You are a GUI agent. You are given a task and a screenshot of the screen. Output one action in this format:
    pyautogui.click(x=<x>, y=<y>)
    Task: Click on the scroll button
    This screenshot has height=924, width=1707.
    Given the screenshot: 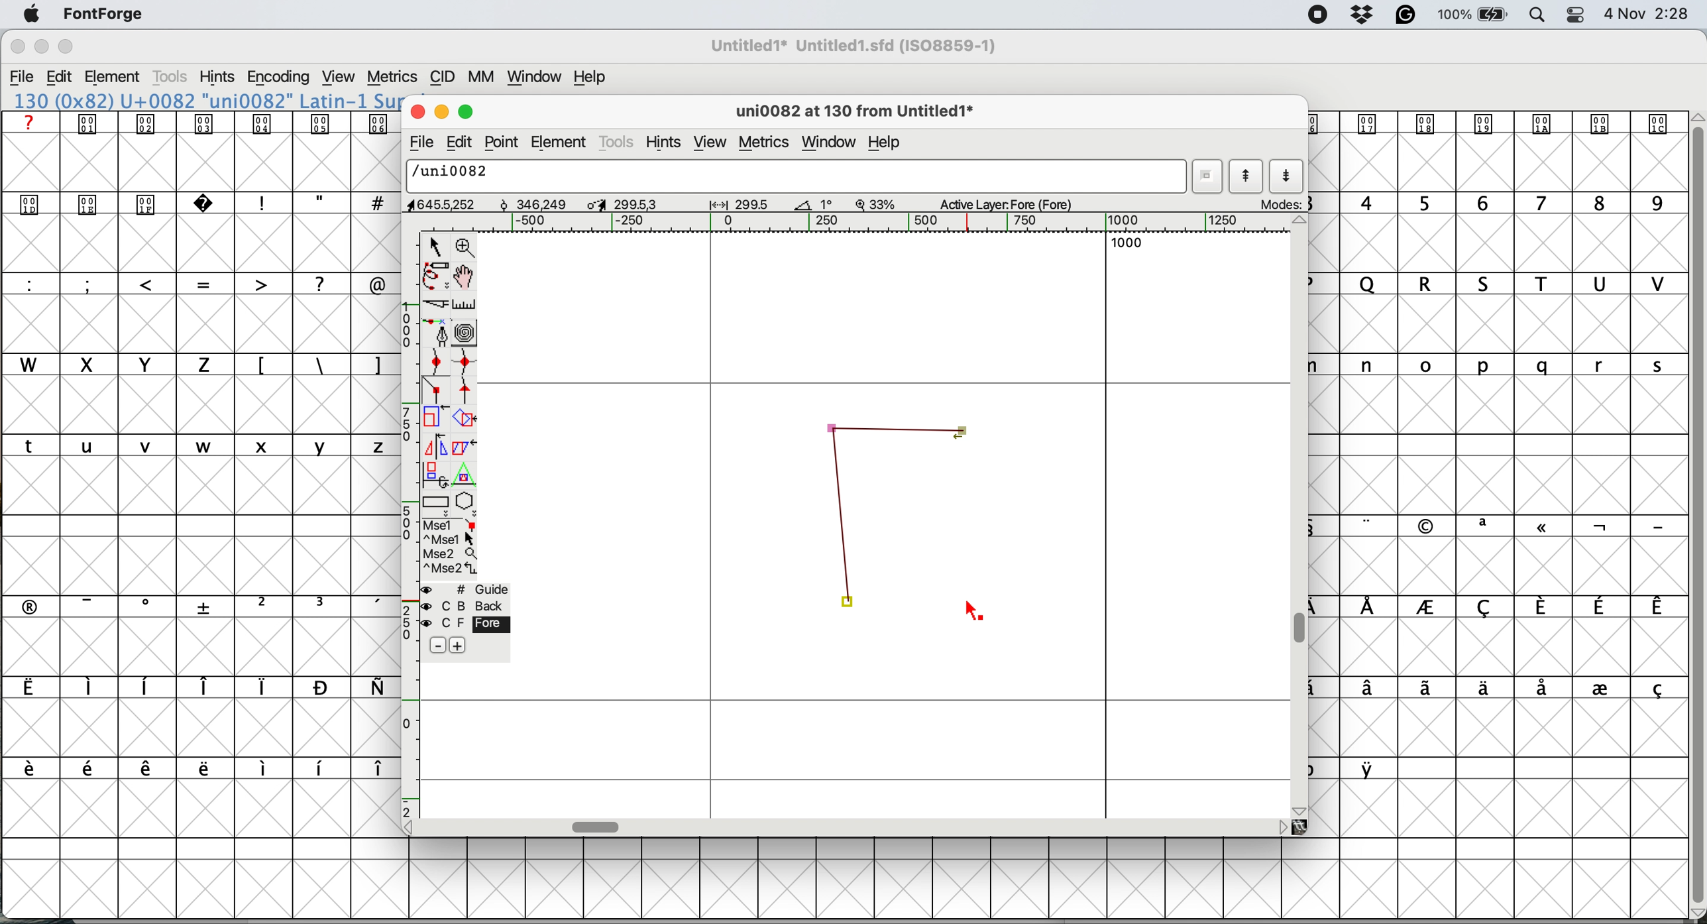 What is the action you would take?
    pyautogui.click(x=413, y=827)
    